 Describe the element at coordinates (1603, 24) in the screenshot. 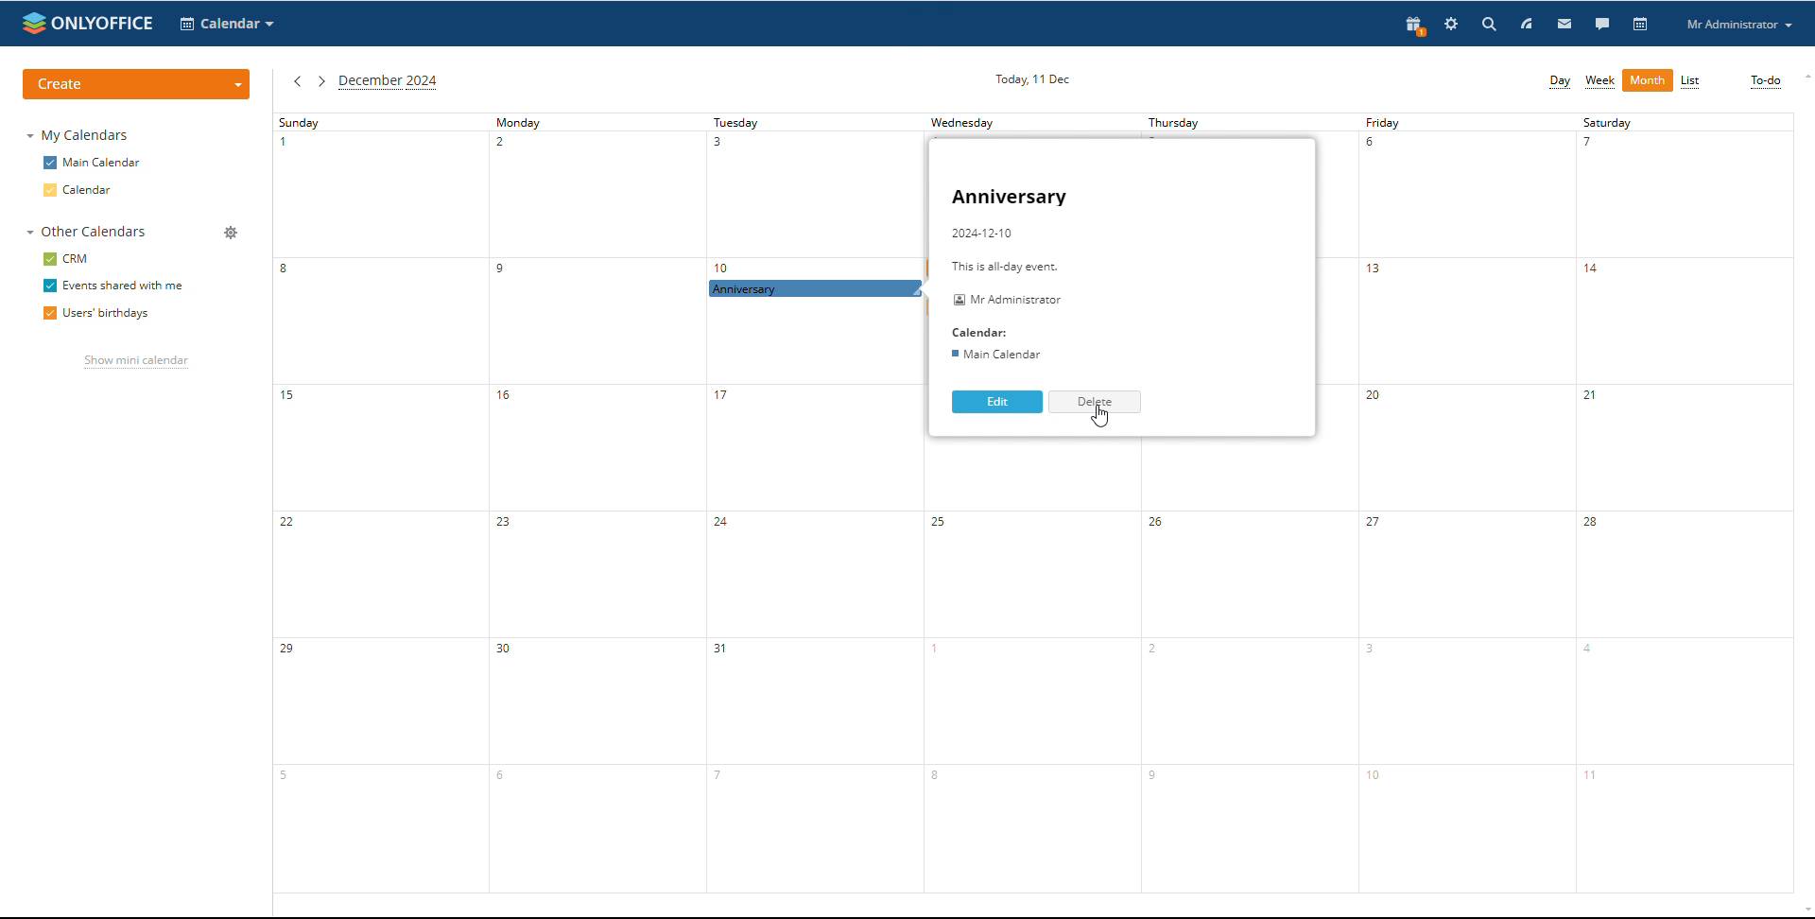

I see `talk` at that location.